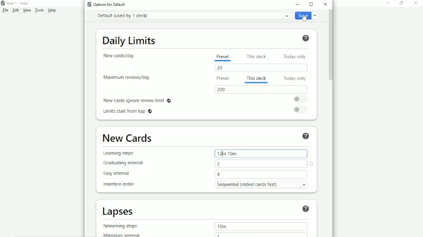 Image resolution: width=423 pixels, height=237 pixels. What do you see at coordinates (128, 78) in the screenshot?
I see `Maximum reviews/day` at bounding box center [128, 78].